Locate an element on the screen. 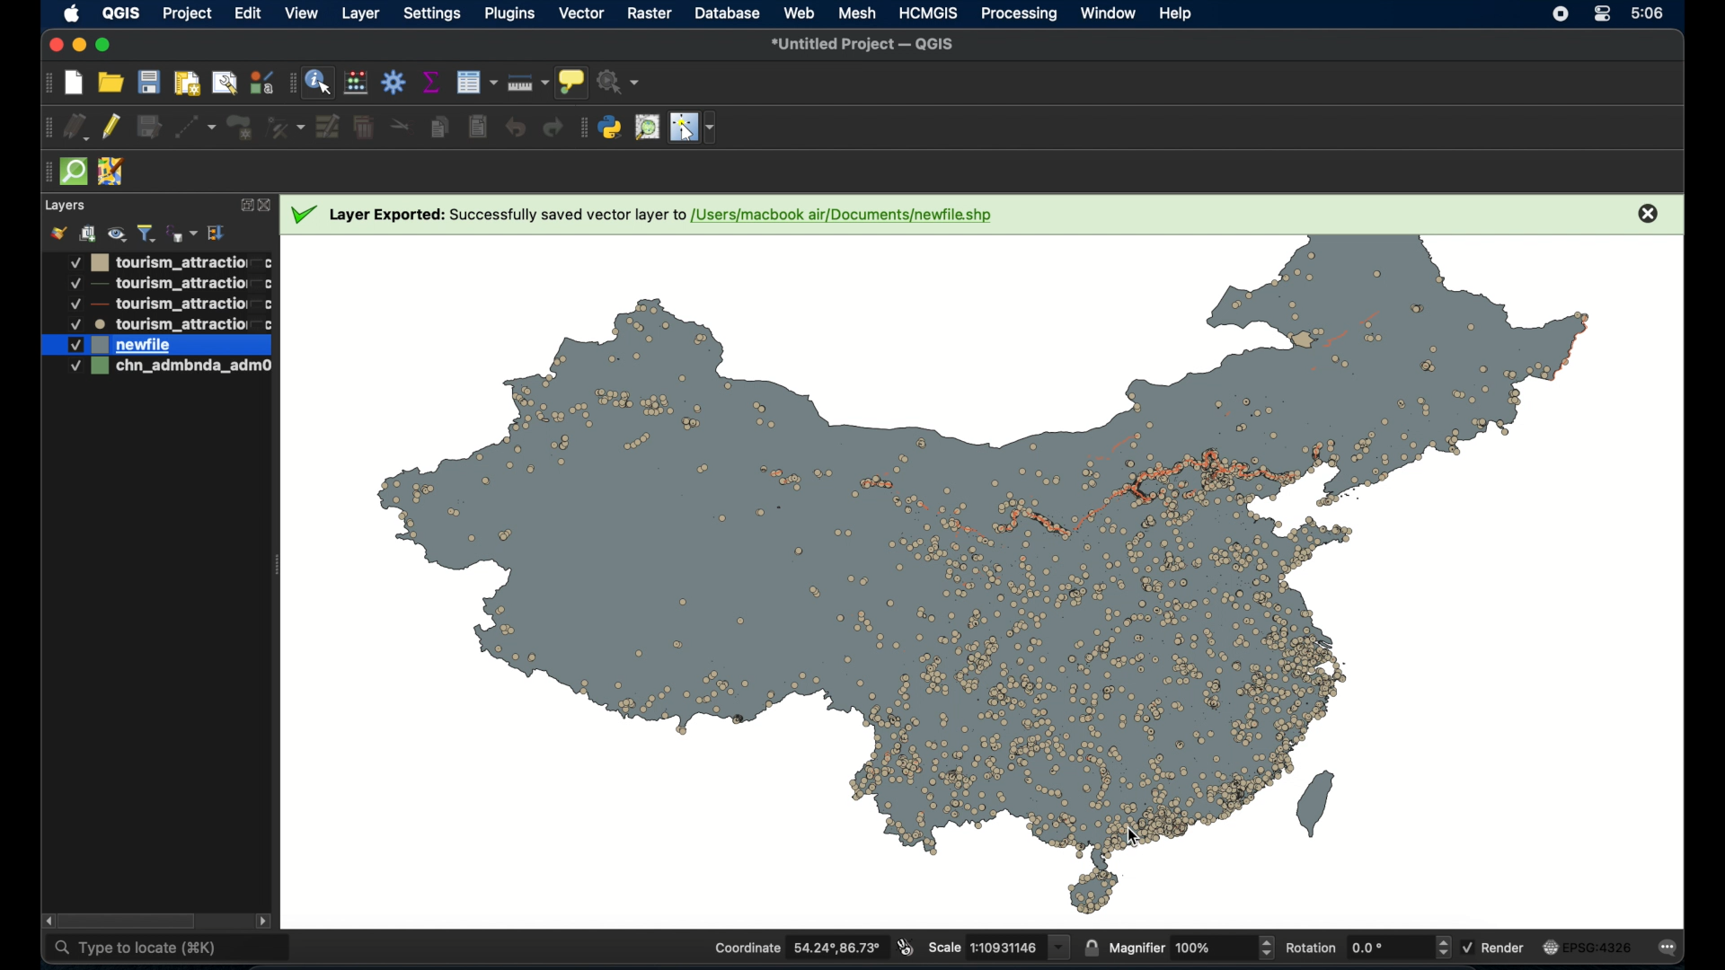  layer 2 is located at coordinates (157, 285).